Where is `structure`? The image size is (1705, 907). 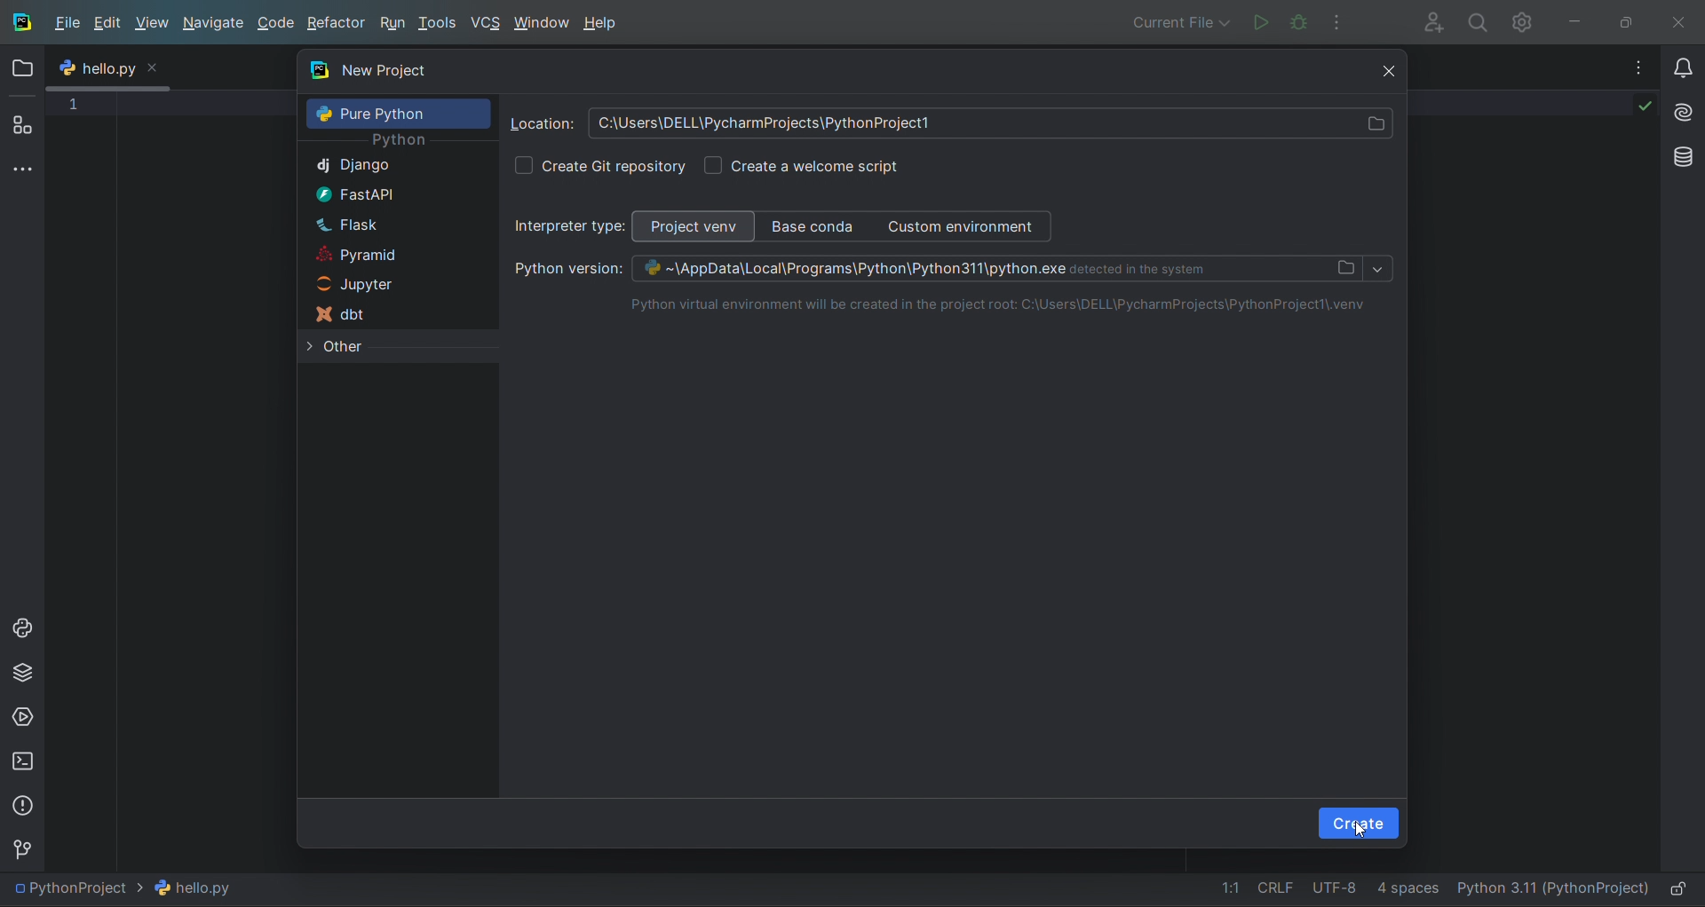
structure is located at coordinates (23, 126).